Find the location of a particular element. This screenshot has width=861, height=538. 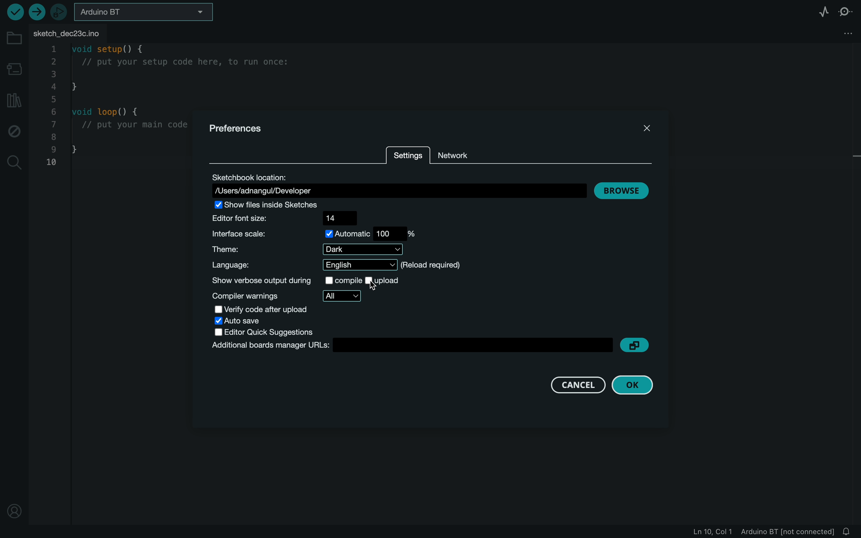

cancel is located at coordinates (580, 385).